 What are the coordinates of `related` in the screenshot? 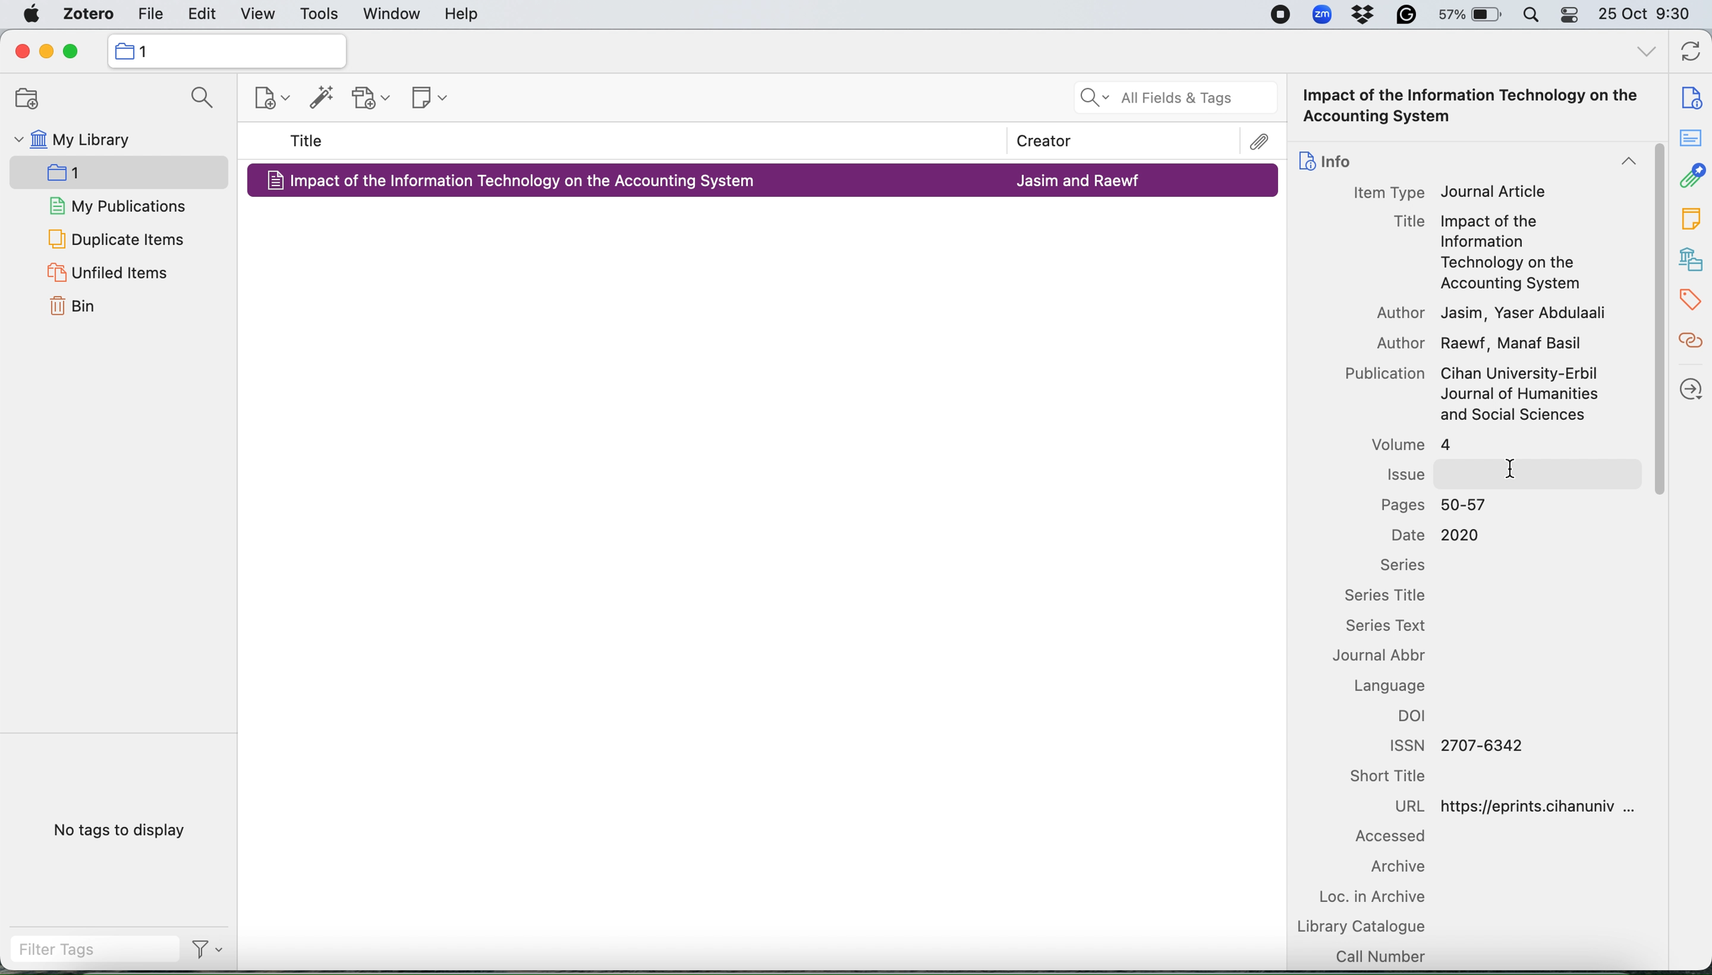 It's located at (1689, 346).